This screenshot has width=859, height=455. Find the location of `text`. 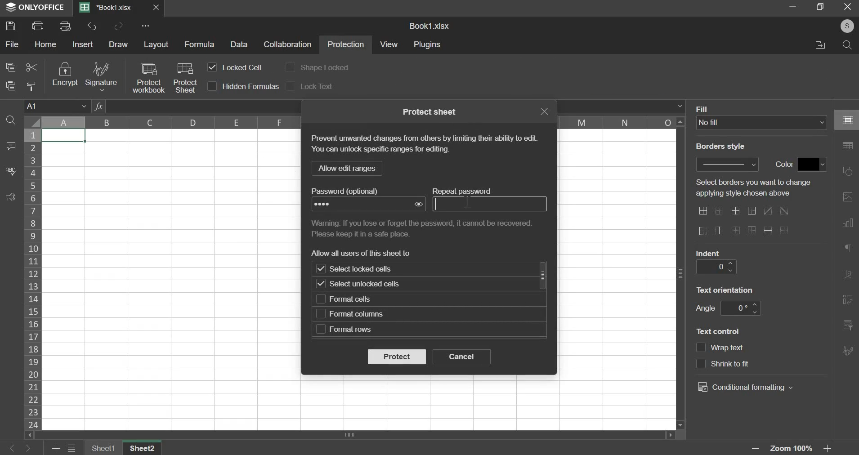

text is located at coordinates (424, 145).